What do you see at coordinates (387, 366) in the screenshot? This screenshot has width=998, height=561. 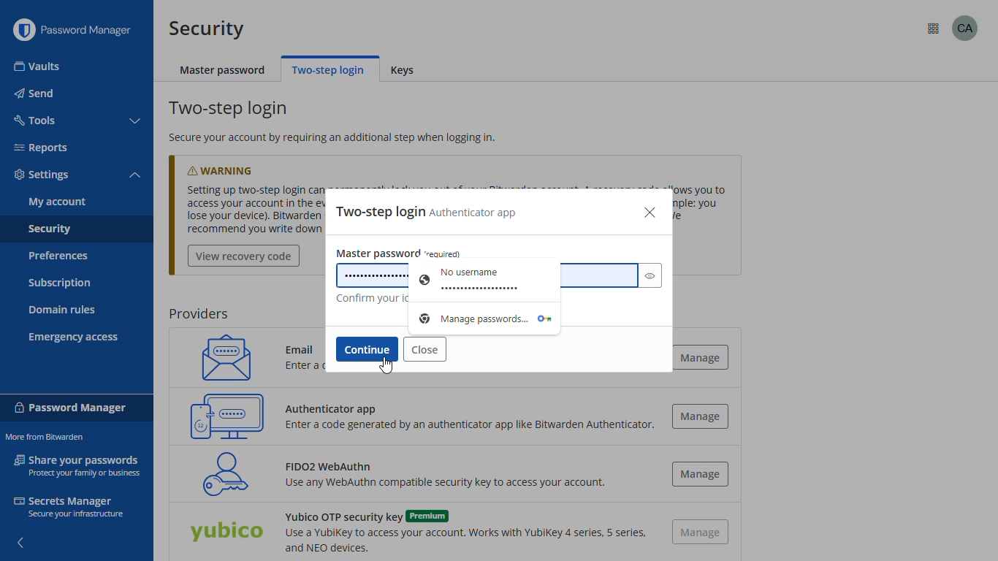 I see `cursor` at bounding box center [387, 366].